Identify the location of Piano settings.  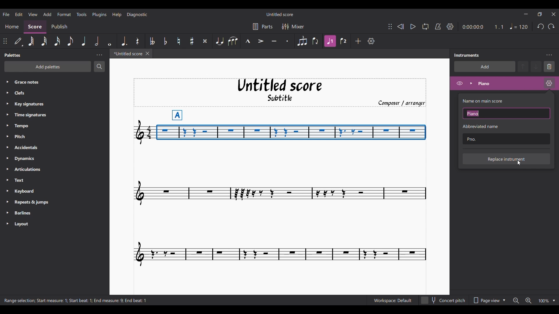
(549, 83).